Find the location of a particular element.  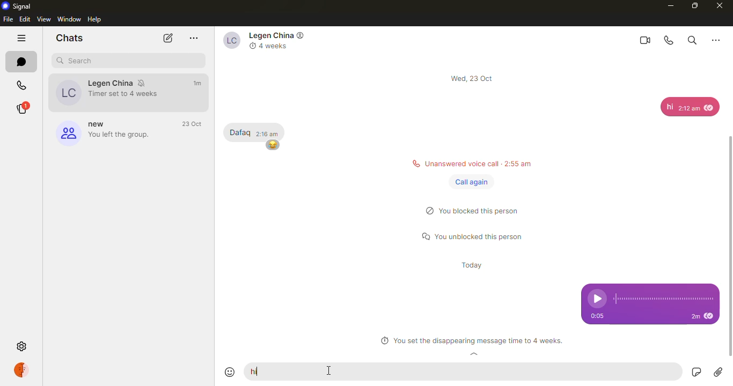

call again is located at coordinates (472, 182).